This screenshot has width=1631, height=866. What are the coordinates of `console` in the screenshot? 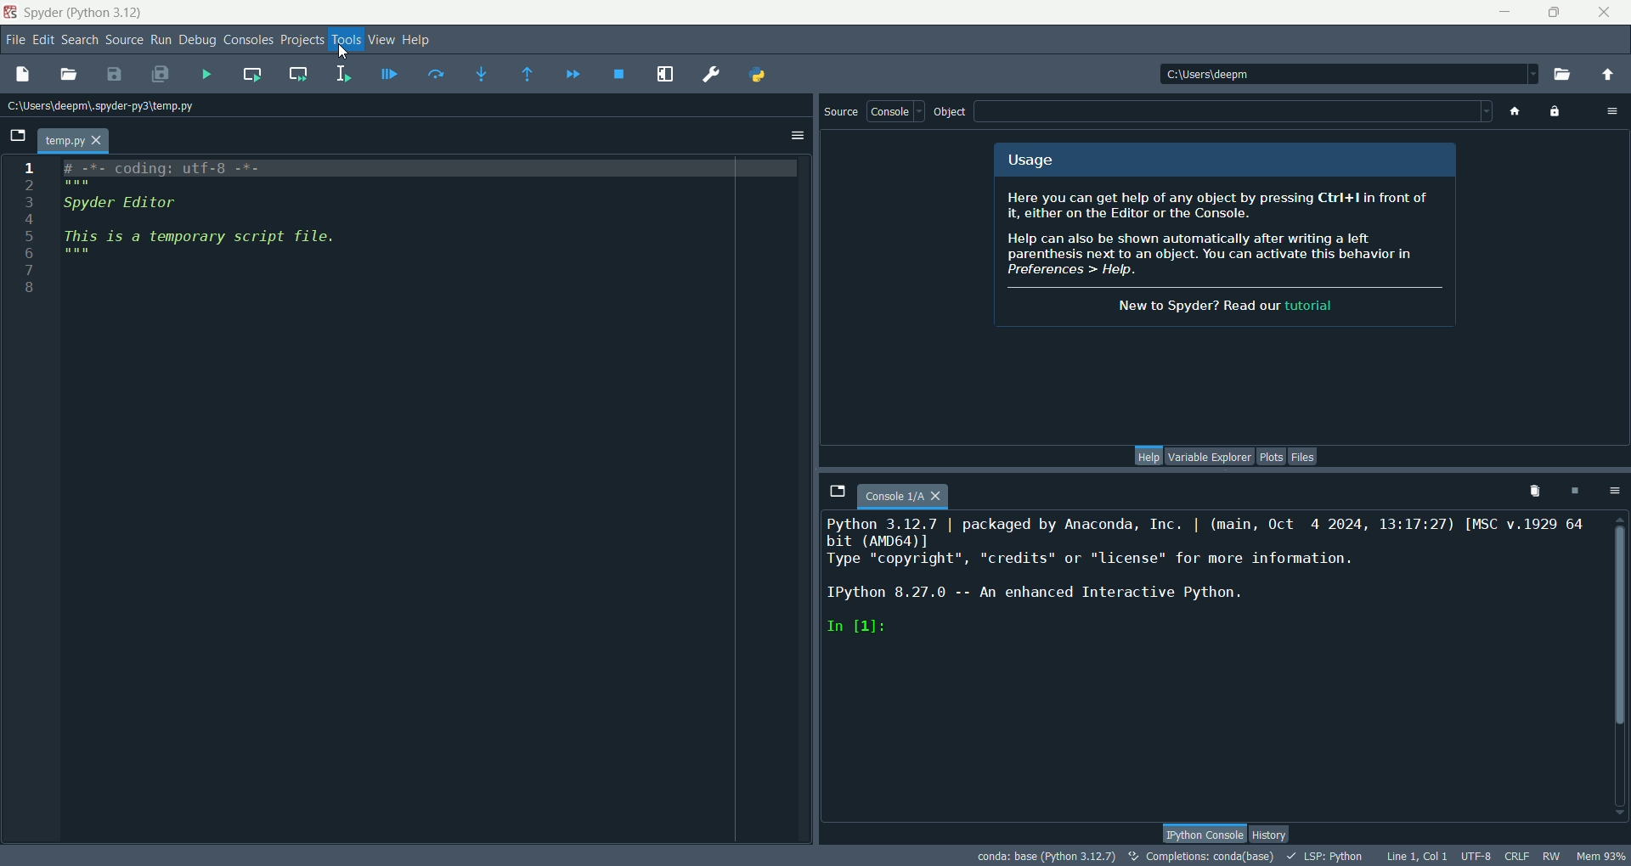 It's located at (895, 114).